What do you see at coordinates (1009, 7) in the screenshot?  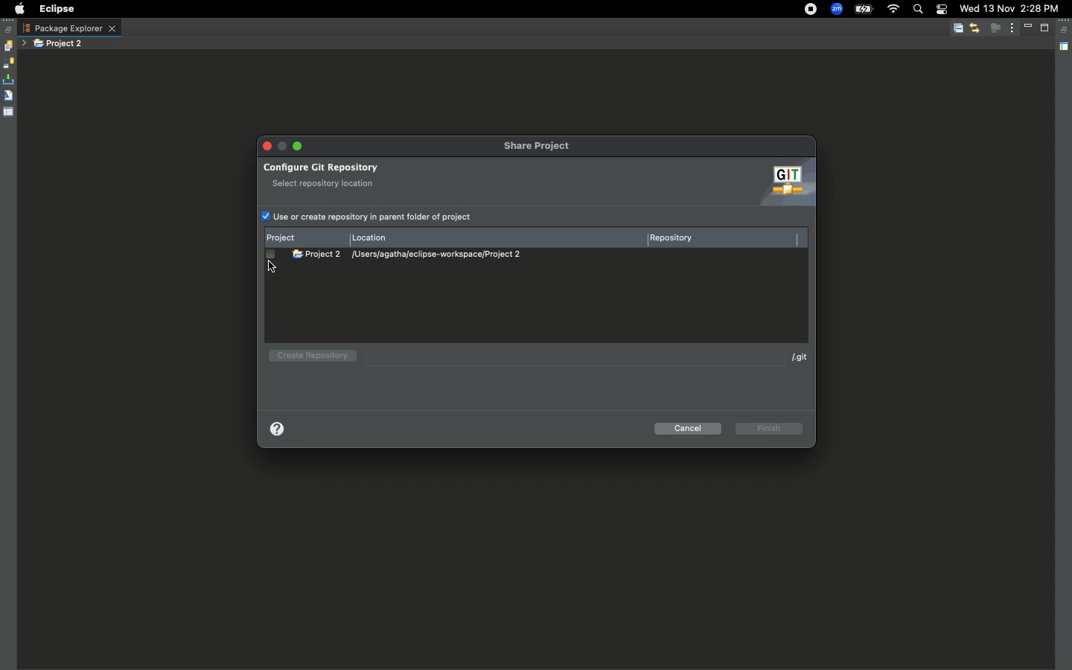 I see `Wed 13 Nov 2:28 PM` at bounding box center [1009, 7].